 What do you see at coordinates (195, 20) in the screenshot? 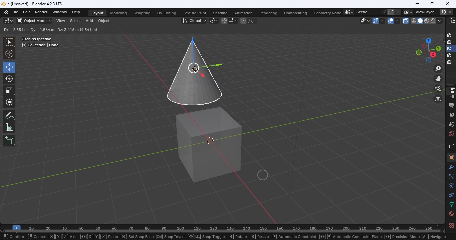
I see `Transformation orientation` at bounding box center [195, 20].